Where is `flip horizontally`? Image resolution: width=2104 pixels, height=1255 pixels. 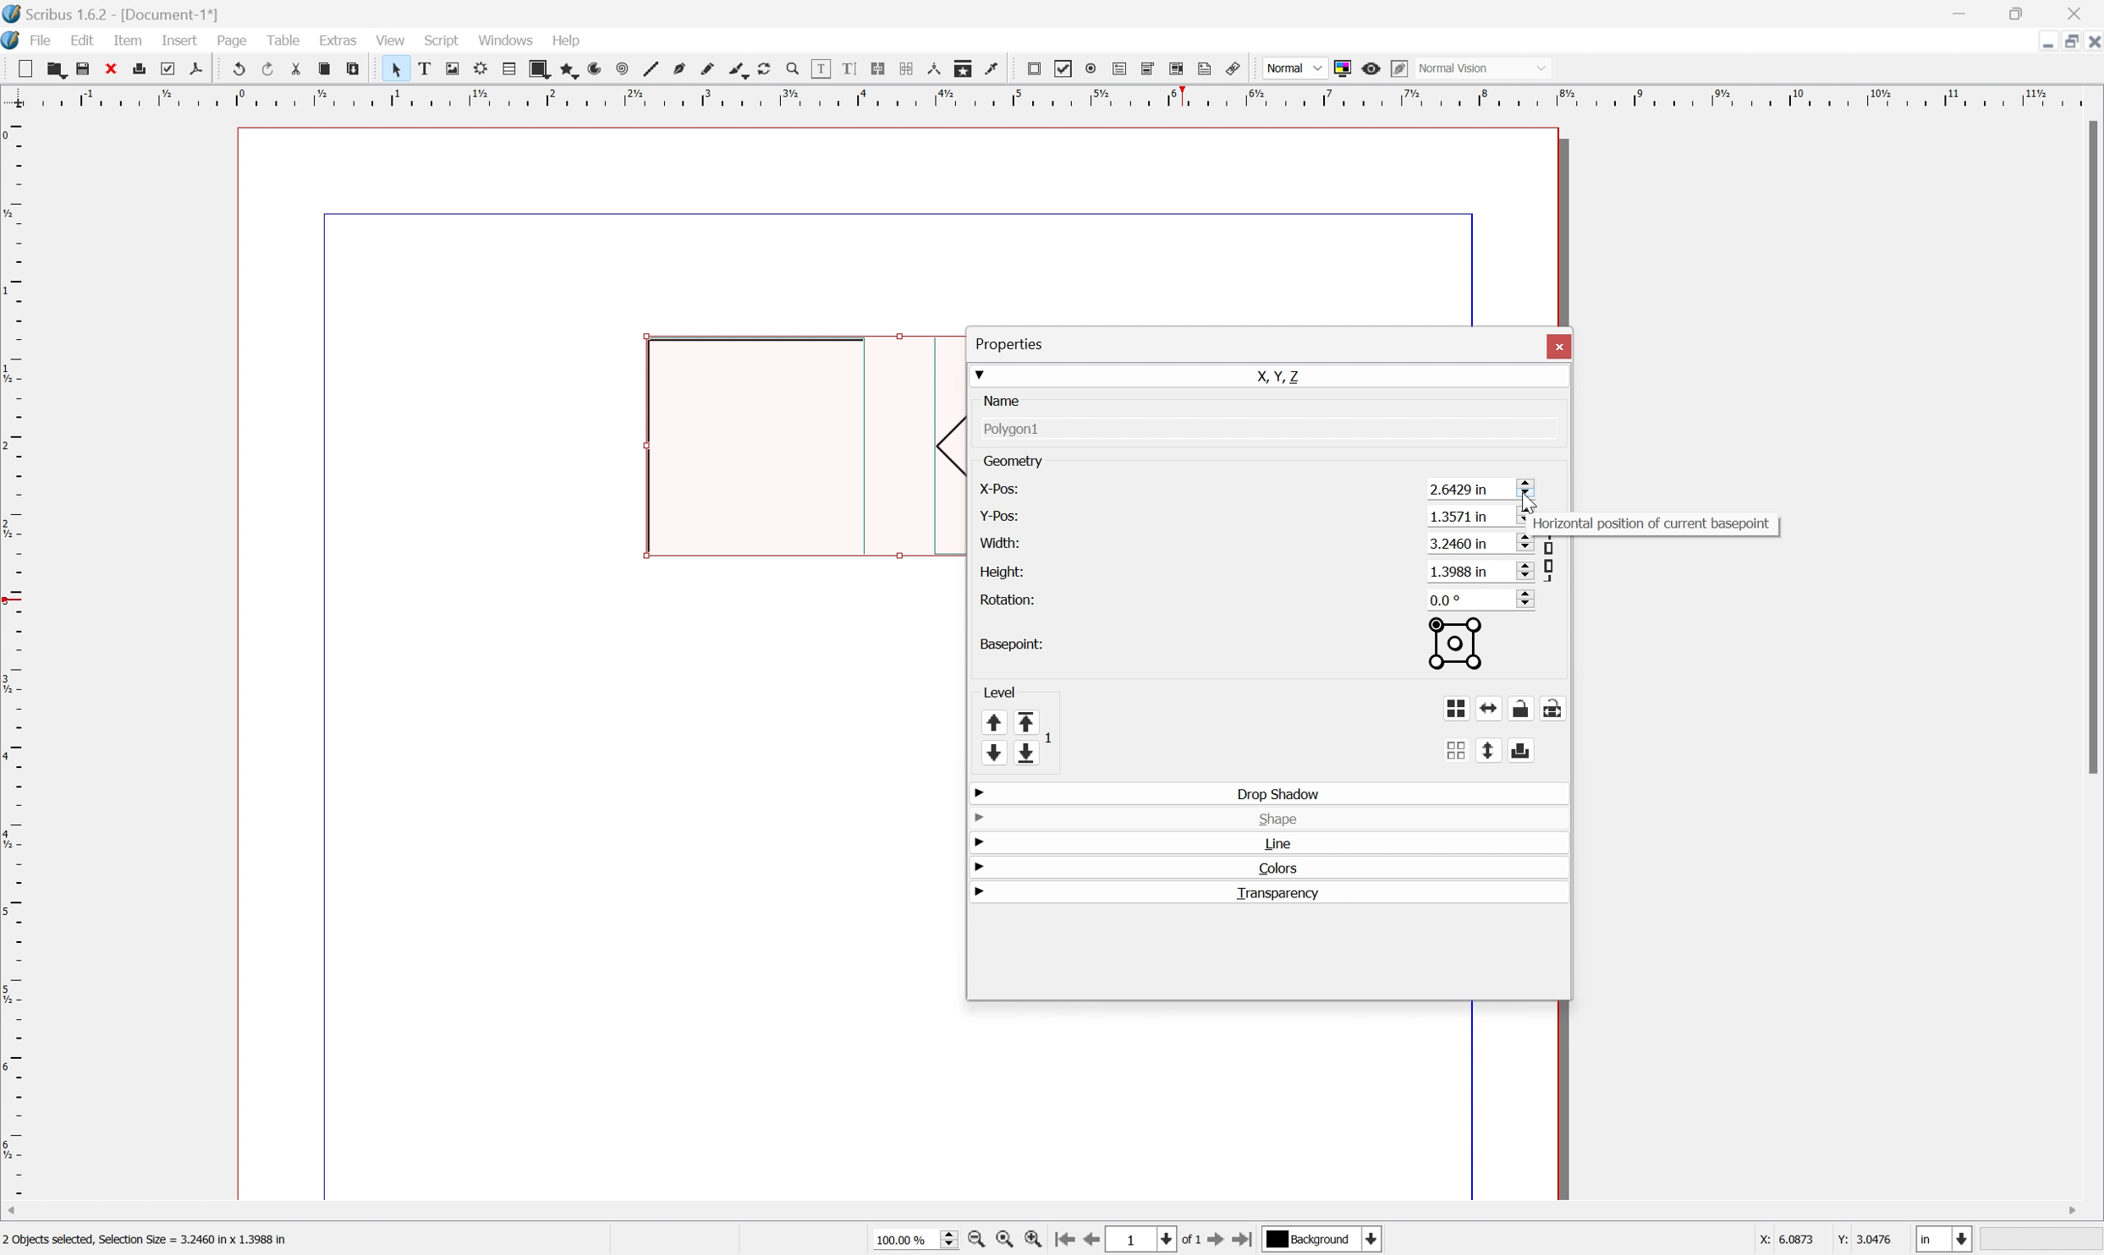 flip horizontally is located at coordinates (1490, 709).